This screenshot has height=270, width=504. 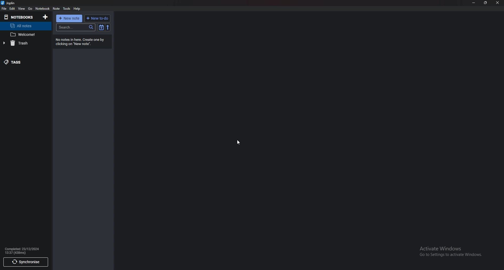 I want to click on close, so click(x=497, y=3).